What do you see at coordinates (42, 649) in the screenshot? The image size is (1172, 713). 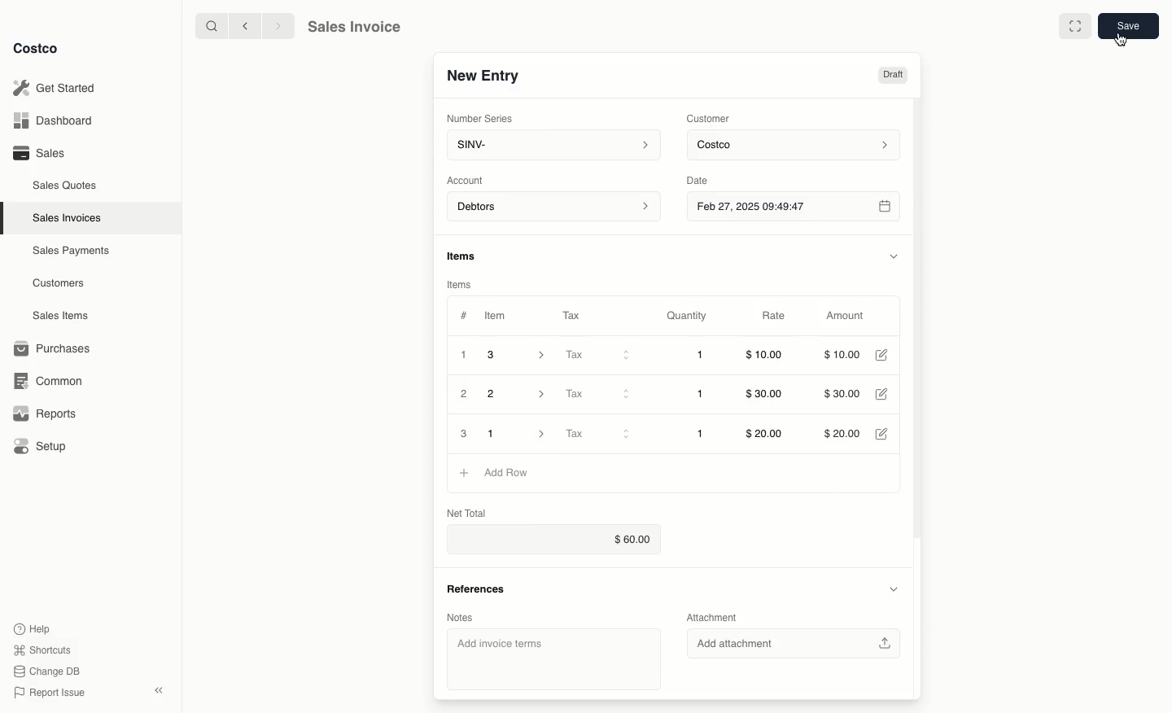 I see `Shortcuts` at bounding box center [42, 649].